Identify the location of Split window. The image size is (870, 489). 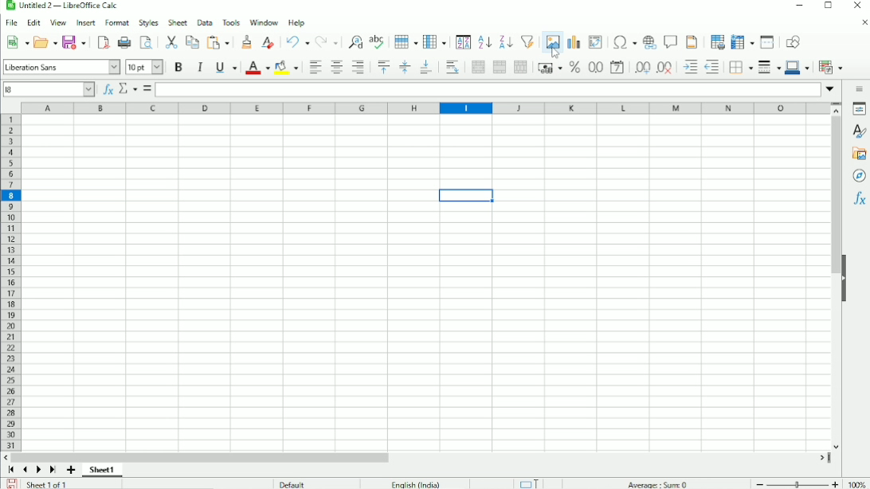
(767, 42).